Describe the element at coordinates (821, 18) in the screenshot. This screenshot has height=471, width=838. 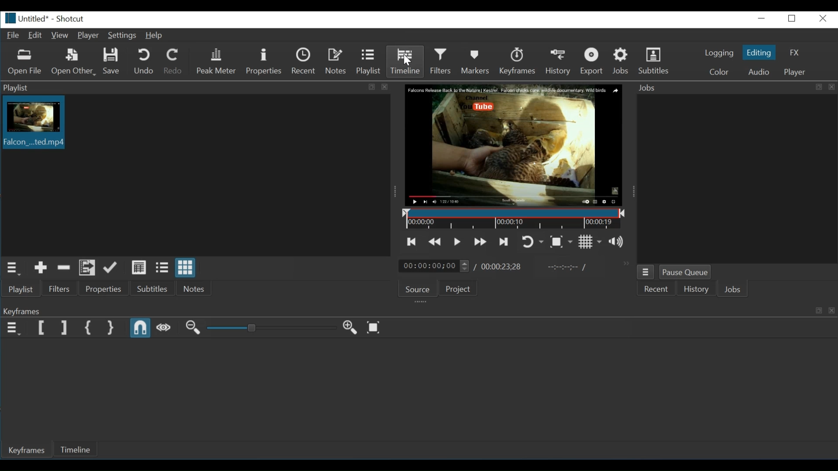
I see `Close` at that location.